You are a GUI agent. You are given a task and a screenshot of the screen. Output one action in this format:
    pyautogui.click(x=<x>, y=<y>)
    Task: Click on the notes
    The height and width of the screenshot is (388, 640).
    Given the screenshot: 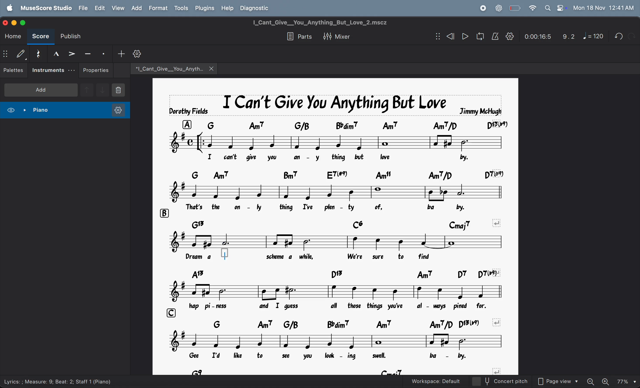 What is the action you would take?
    pyautogui.click(x=334, y=341)
    